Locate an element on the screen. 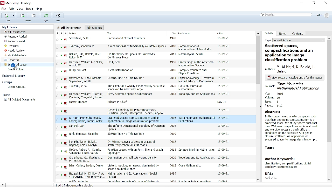 The image size is (332, 187). File is located at coordinates (4, 9).